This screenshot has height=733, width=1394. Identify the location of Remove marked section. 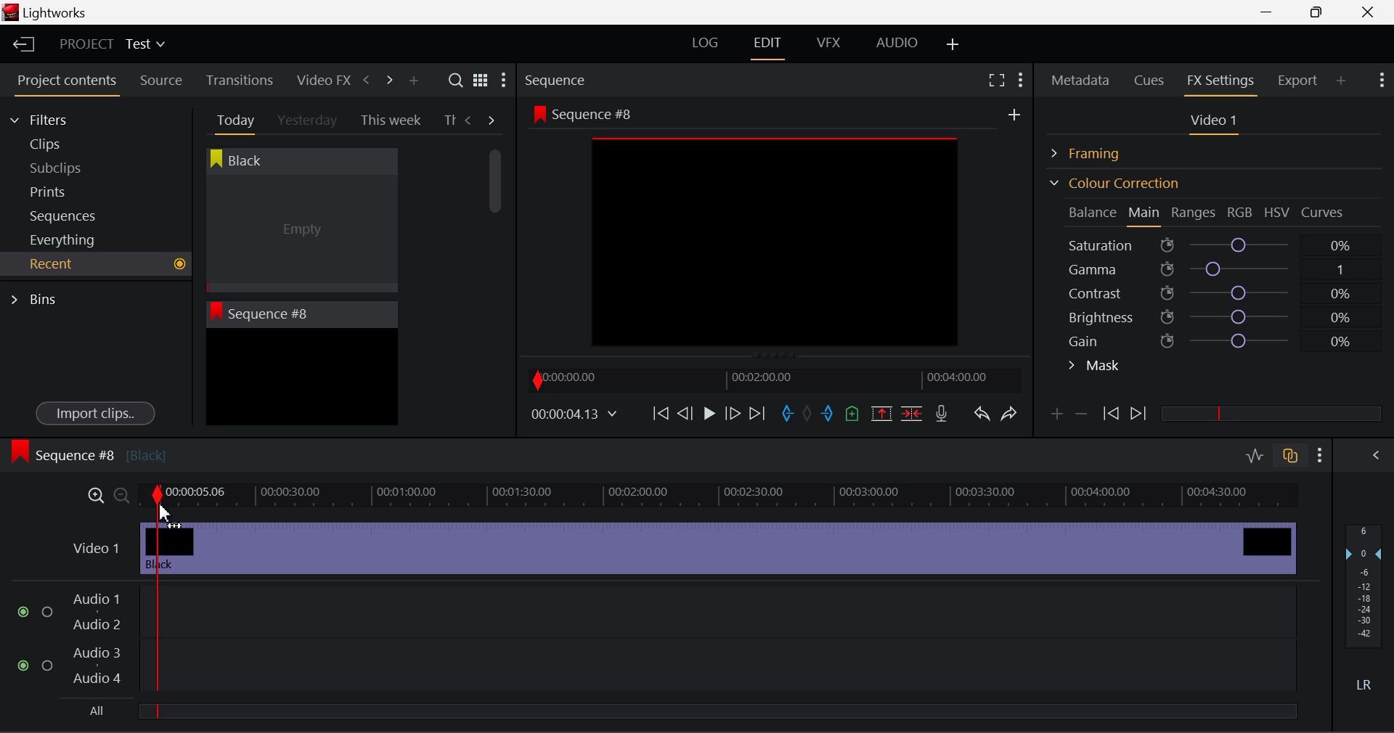
(881, 412).